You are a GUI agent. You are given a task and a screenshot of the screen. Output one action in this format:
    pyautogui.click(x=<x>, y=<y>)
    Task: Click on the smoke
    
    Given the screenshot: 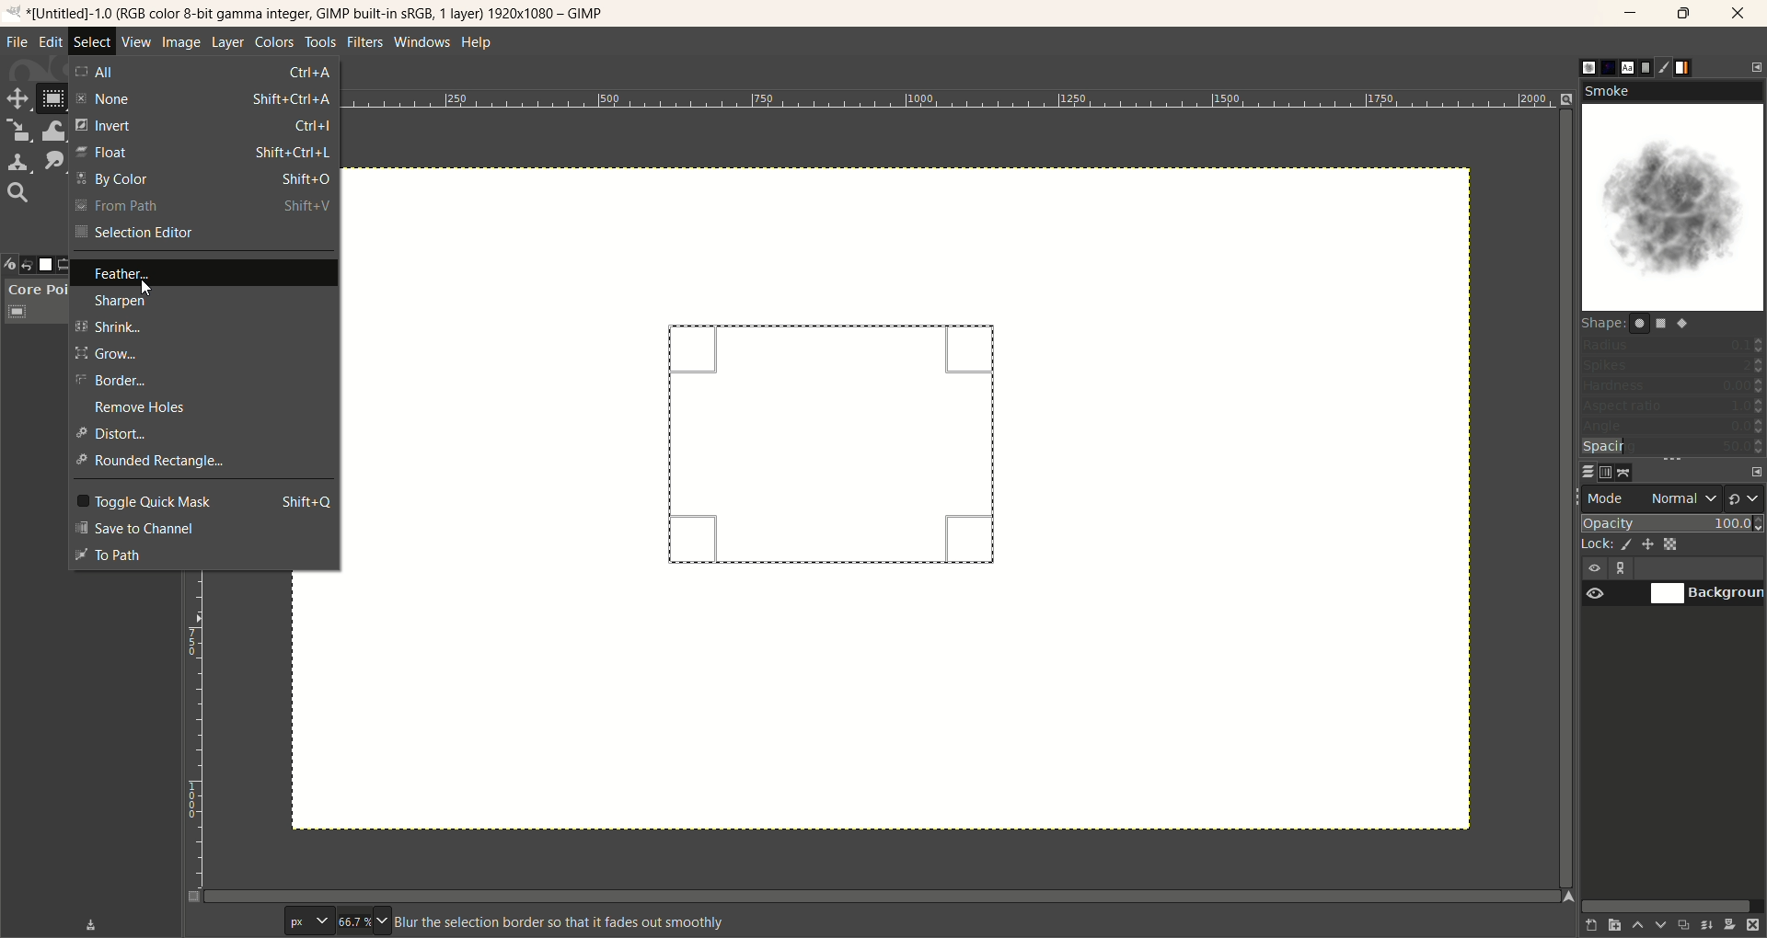 What is the action you would take?
    pyautogui.click(x=1674, y=198)
    